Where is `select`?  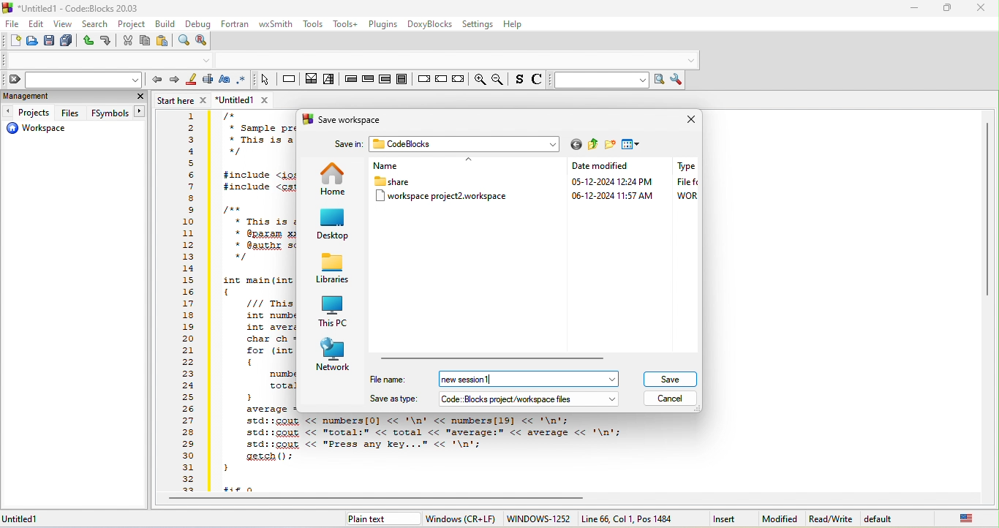
select is located at coordinates (264, 80).